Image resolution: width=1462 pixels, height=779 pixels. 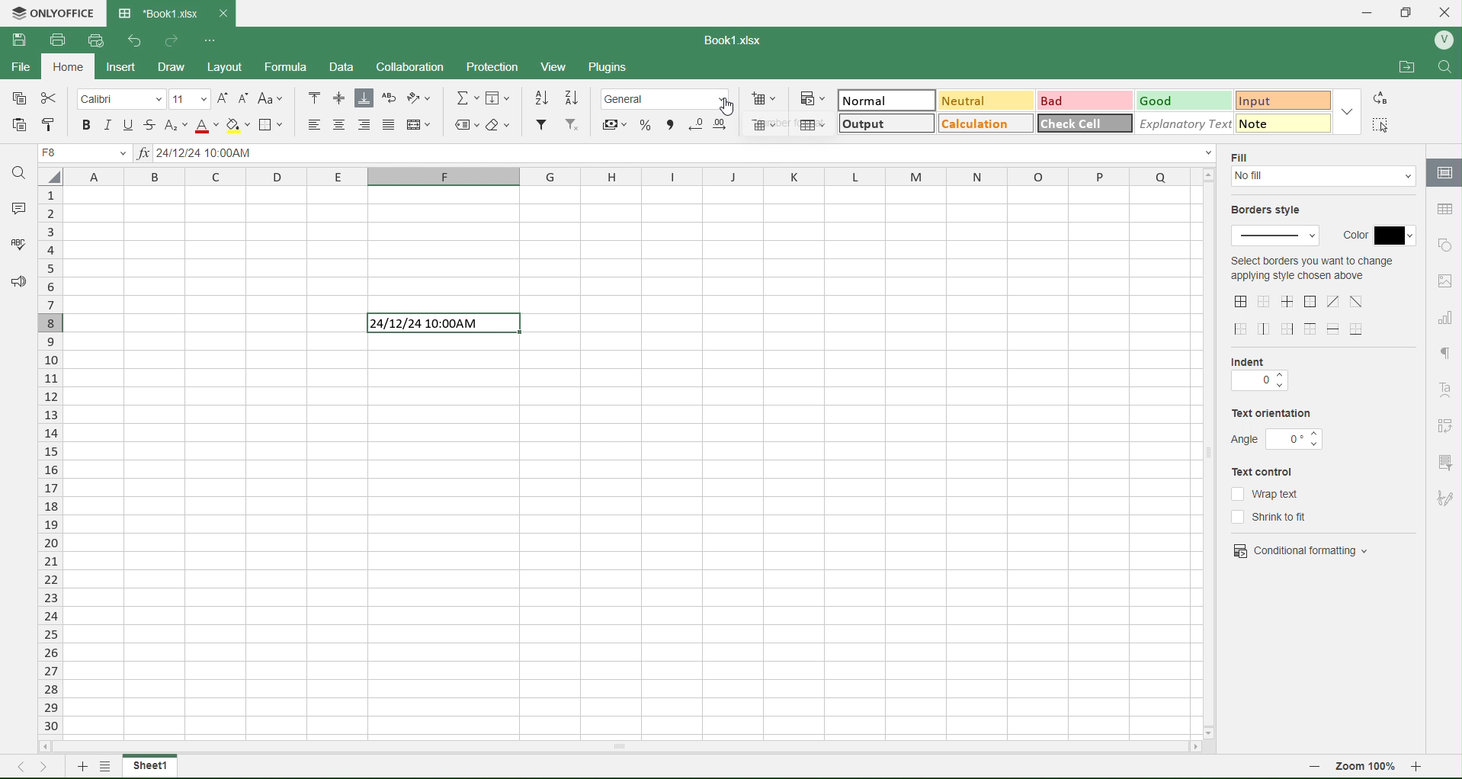 I want to click on Fill Color, so click(x=237, y=125).